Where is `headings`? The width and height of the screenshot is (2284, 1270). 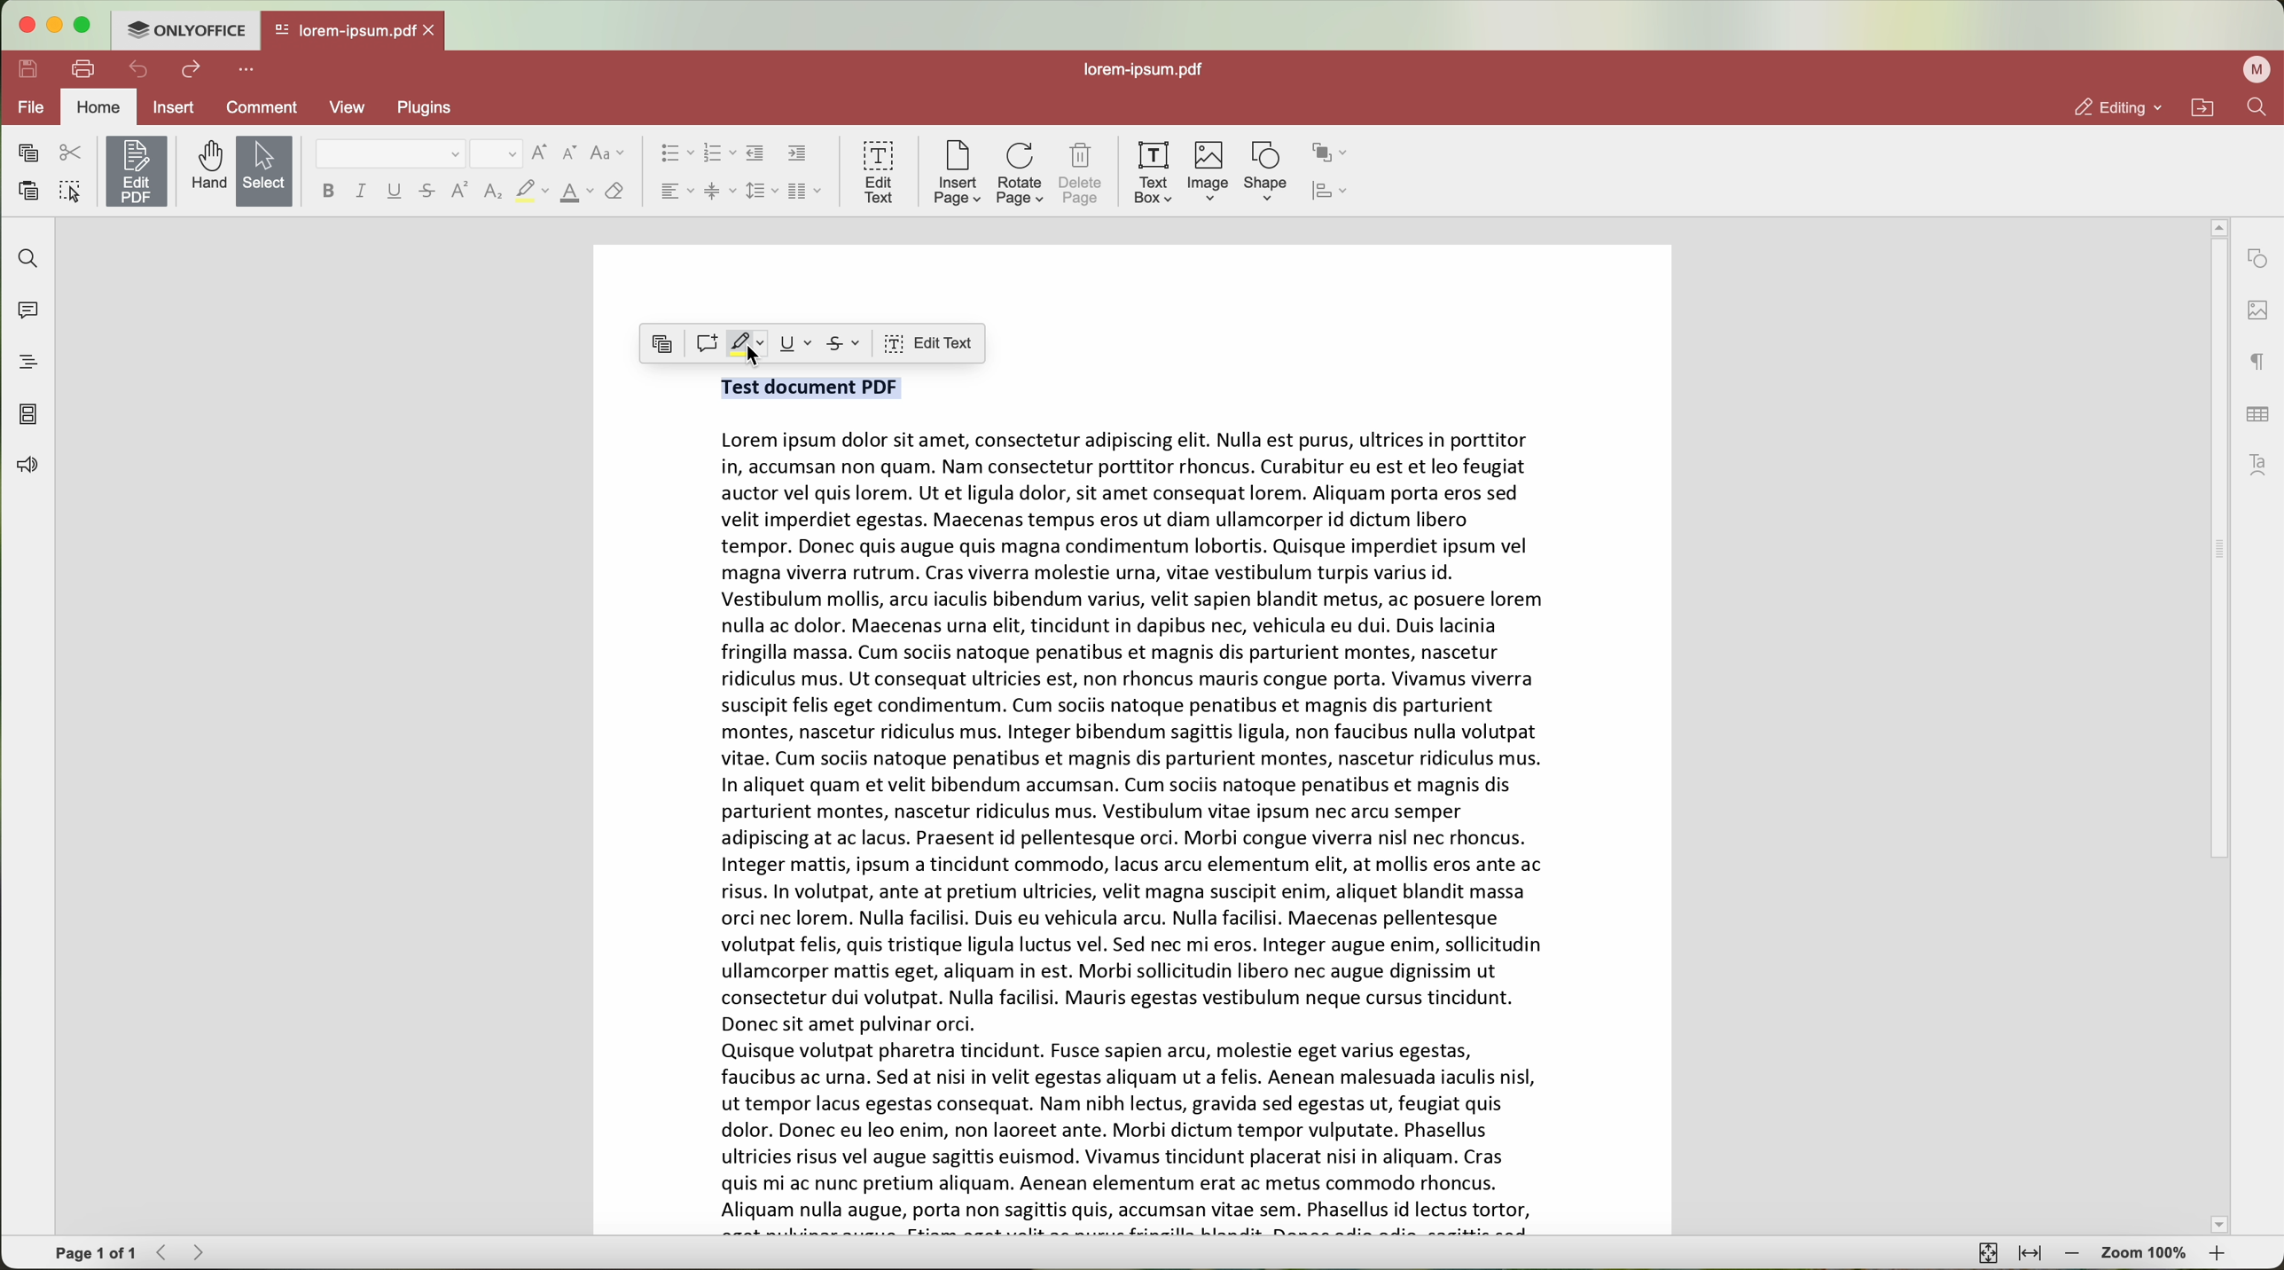
headings is located at coordinates (30, 364).